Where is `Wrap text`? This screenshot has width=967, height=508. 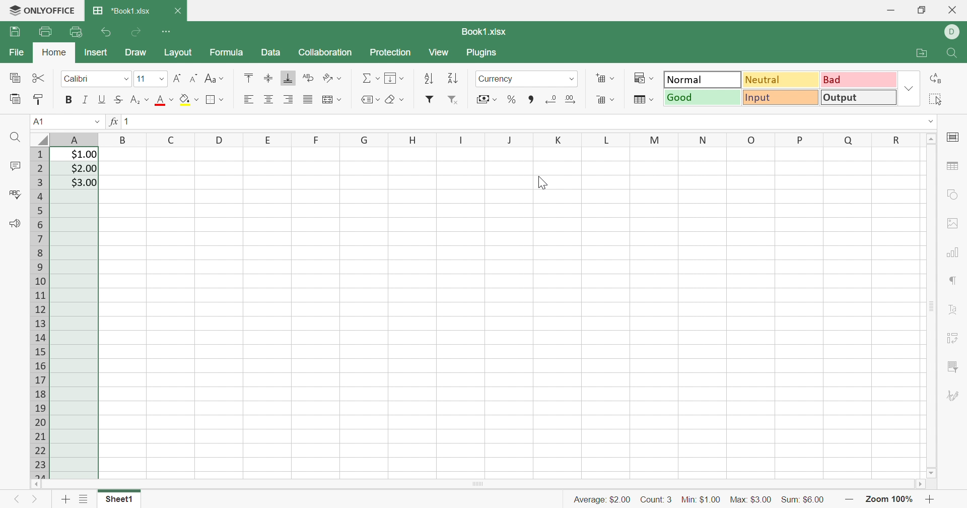 Wrap text is located at coordinates (310, 77).